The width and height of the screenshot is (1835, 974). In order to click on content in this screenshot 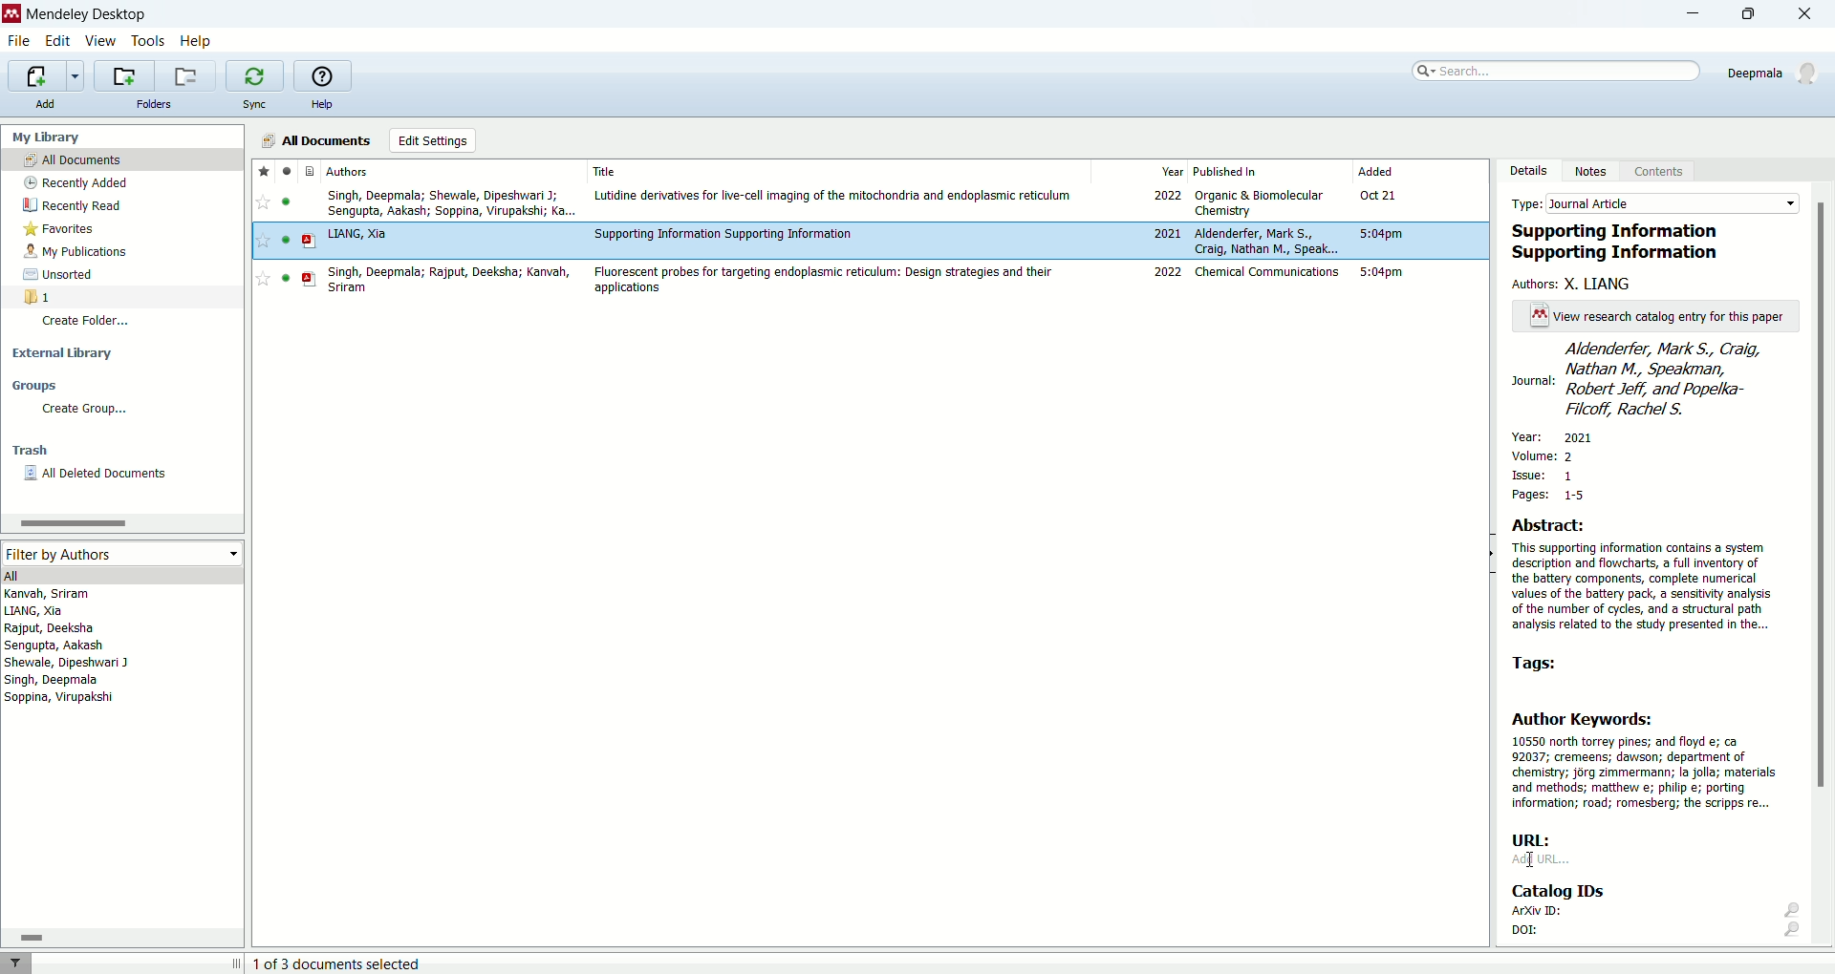, I will do `click(1665, 174)`.